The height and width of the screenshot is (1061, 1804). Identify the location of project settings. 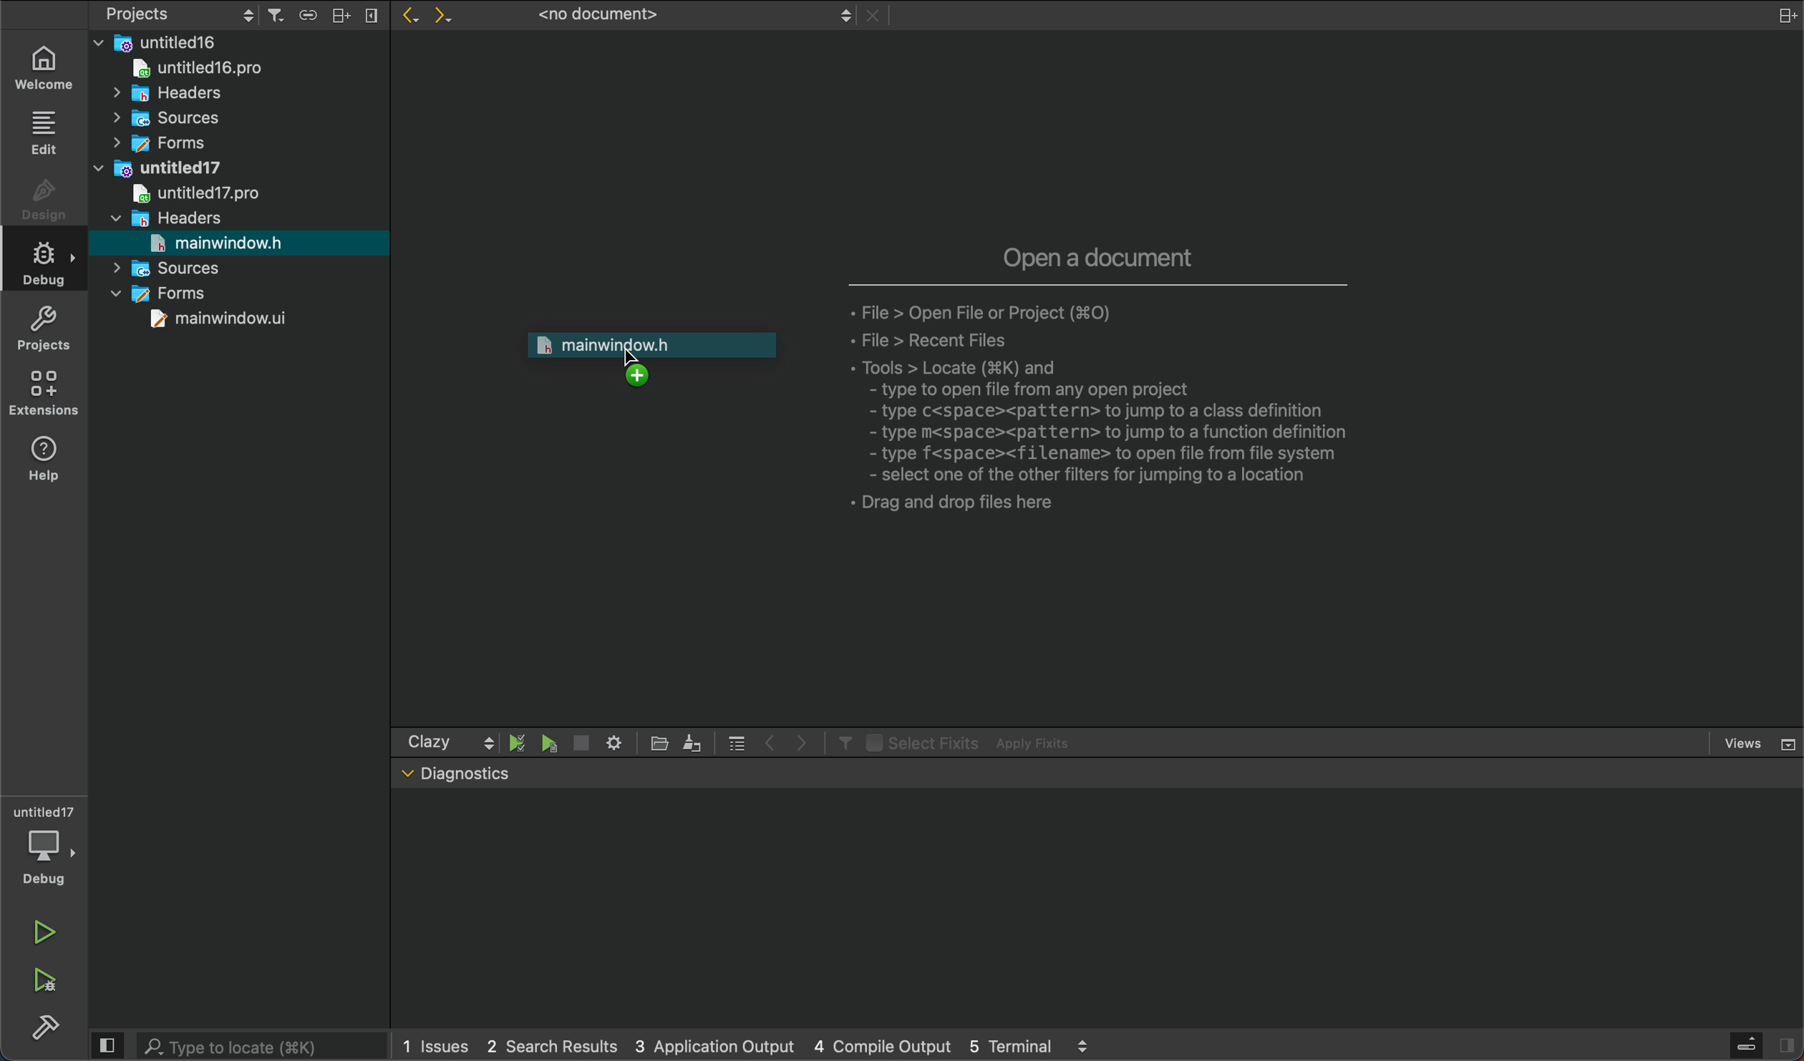
(181, 14).